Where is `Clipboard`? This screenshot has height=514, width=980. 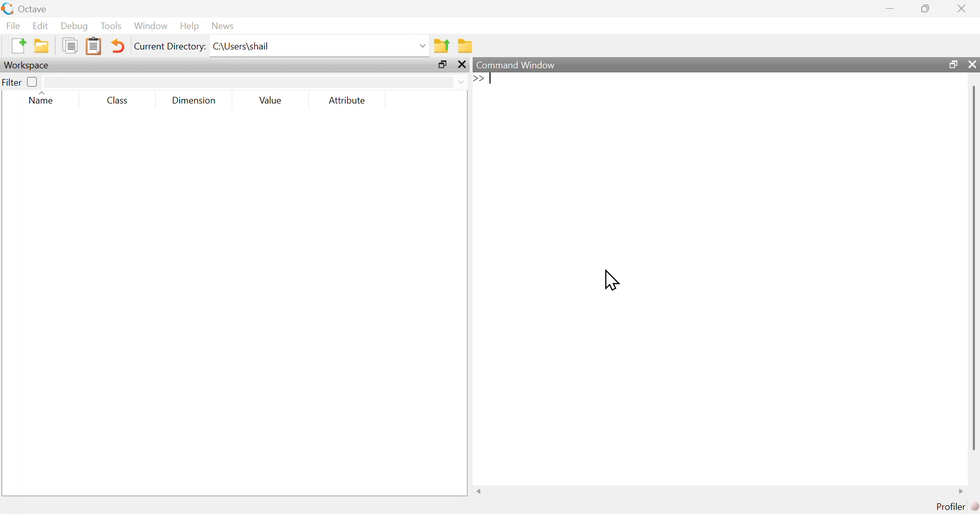
Clipboard is located at coordinates (92, 46).